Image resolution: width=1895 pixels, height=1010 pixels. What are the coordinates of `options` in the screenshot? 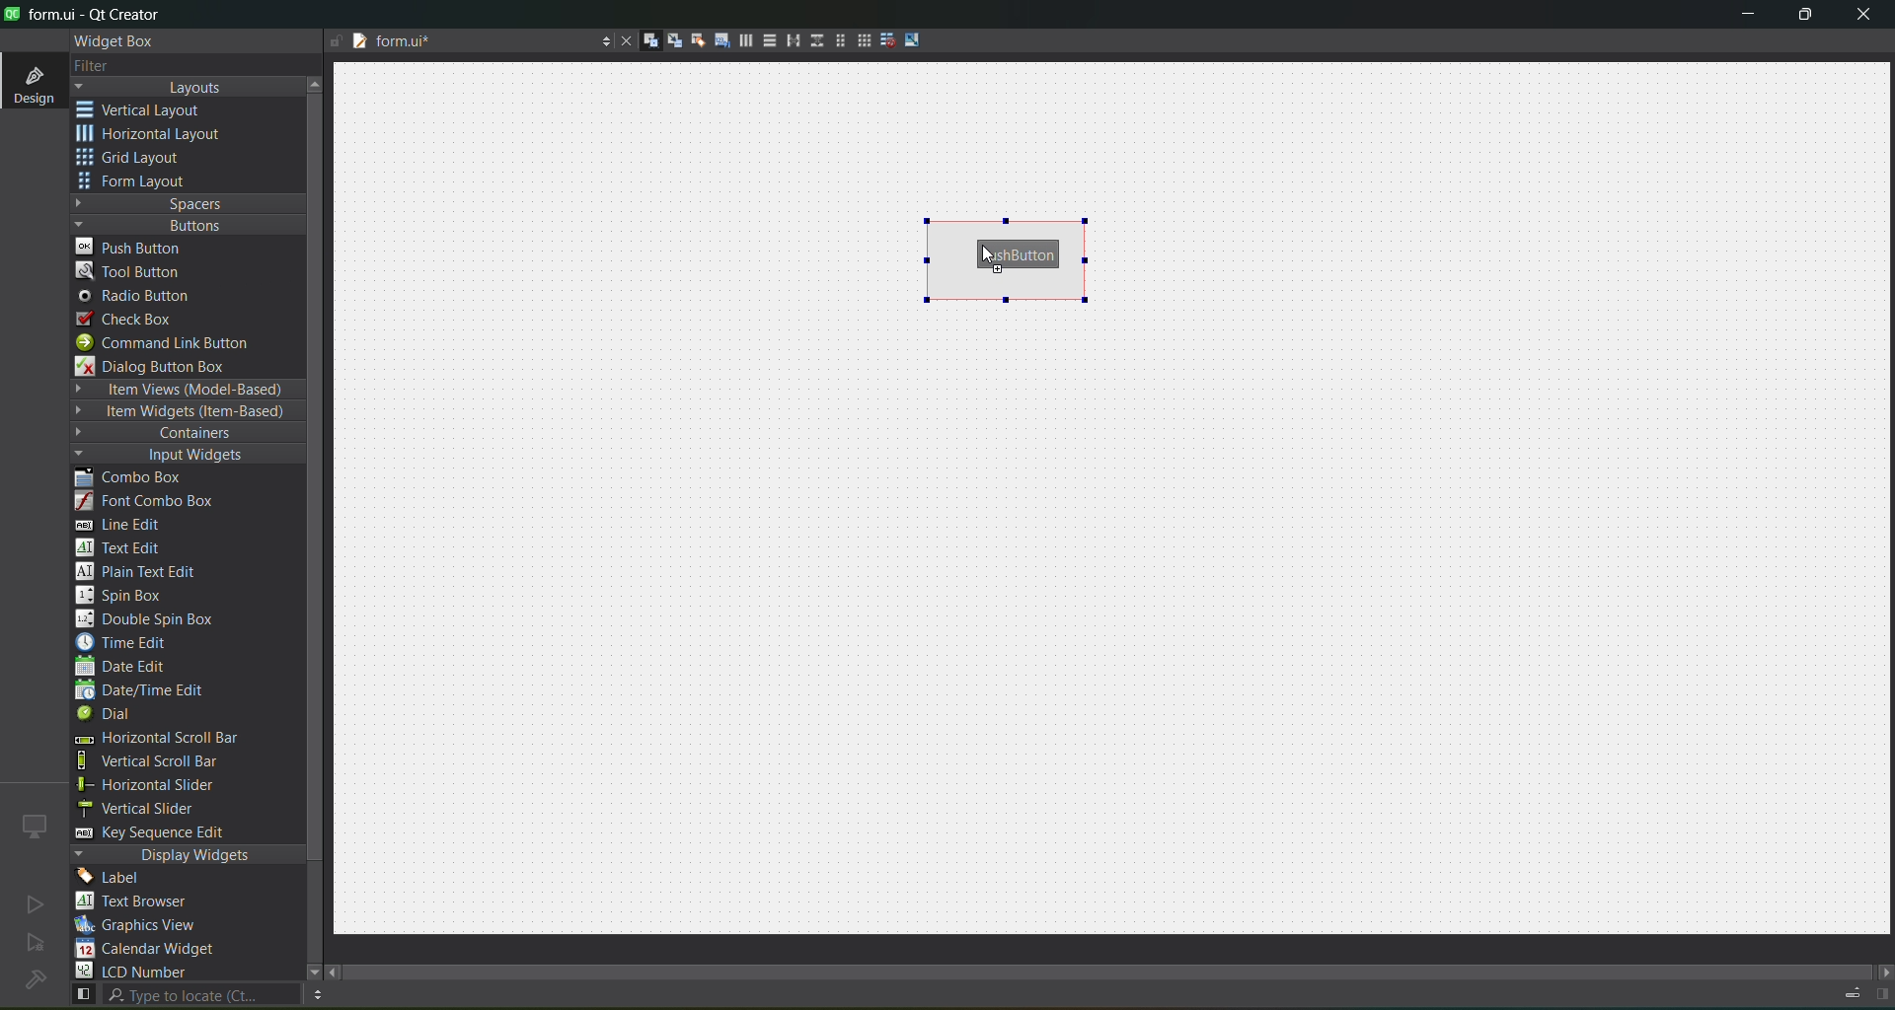 It's located at (600, 43).